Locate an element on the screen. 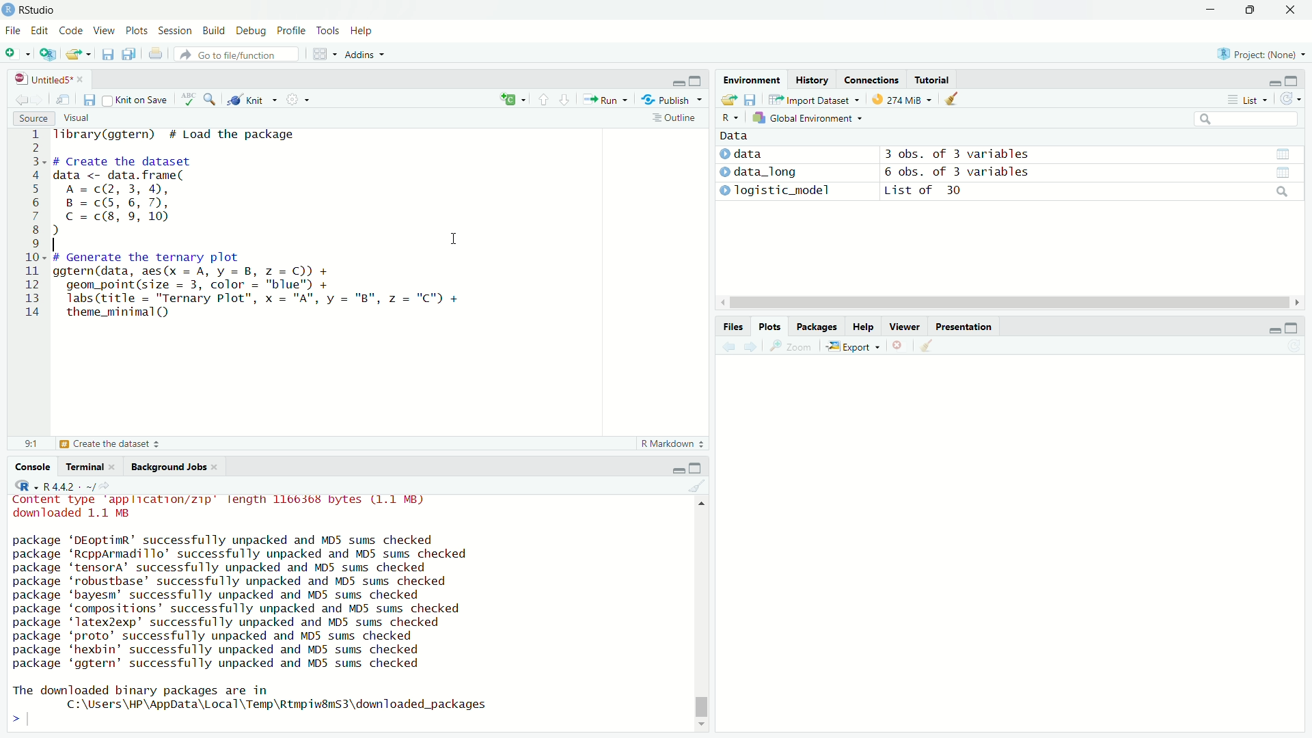 The height and width of the screenshot is (738, 1312). : Outline is located at coordinates (672, 119).